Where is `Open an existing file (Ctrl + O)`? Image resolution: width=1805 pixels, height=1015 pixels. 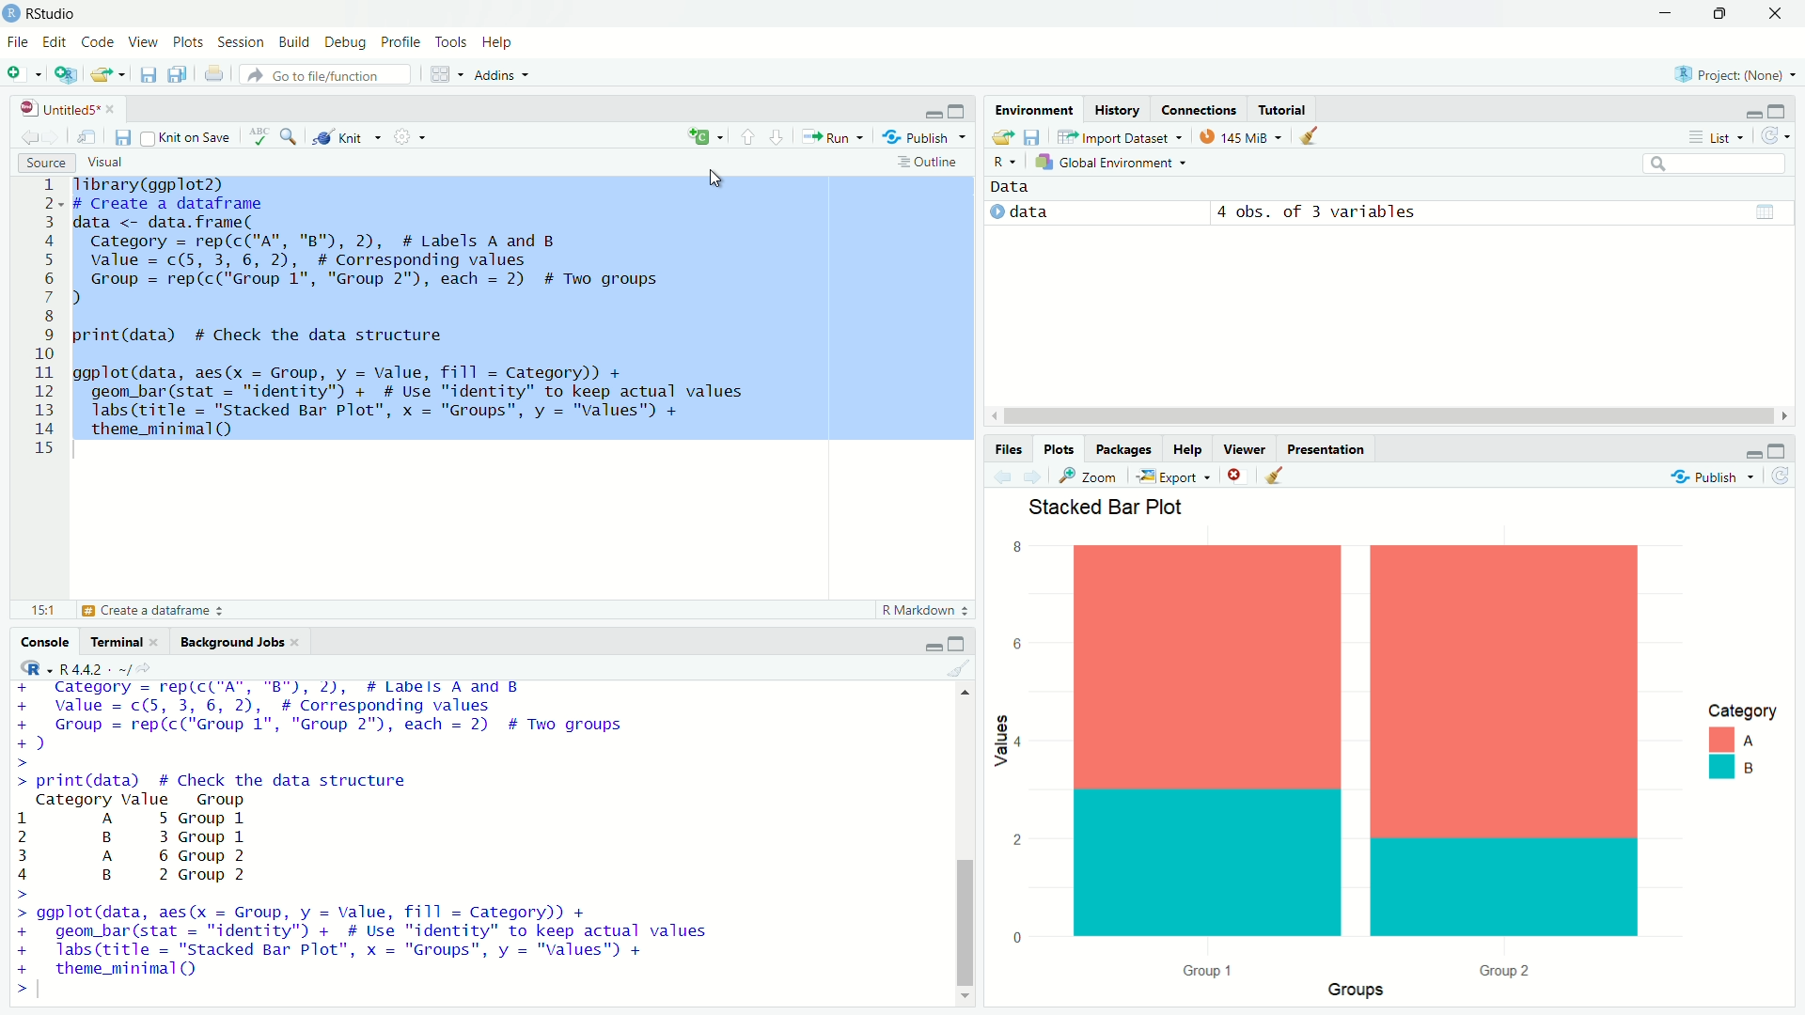 Open an existing file (Ctrl + O) is located at coordinates (108, 73).